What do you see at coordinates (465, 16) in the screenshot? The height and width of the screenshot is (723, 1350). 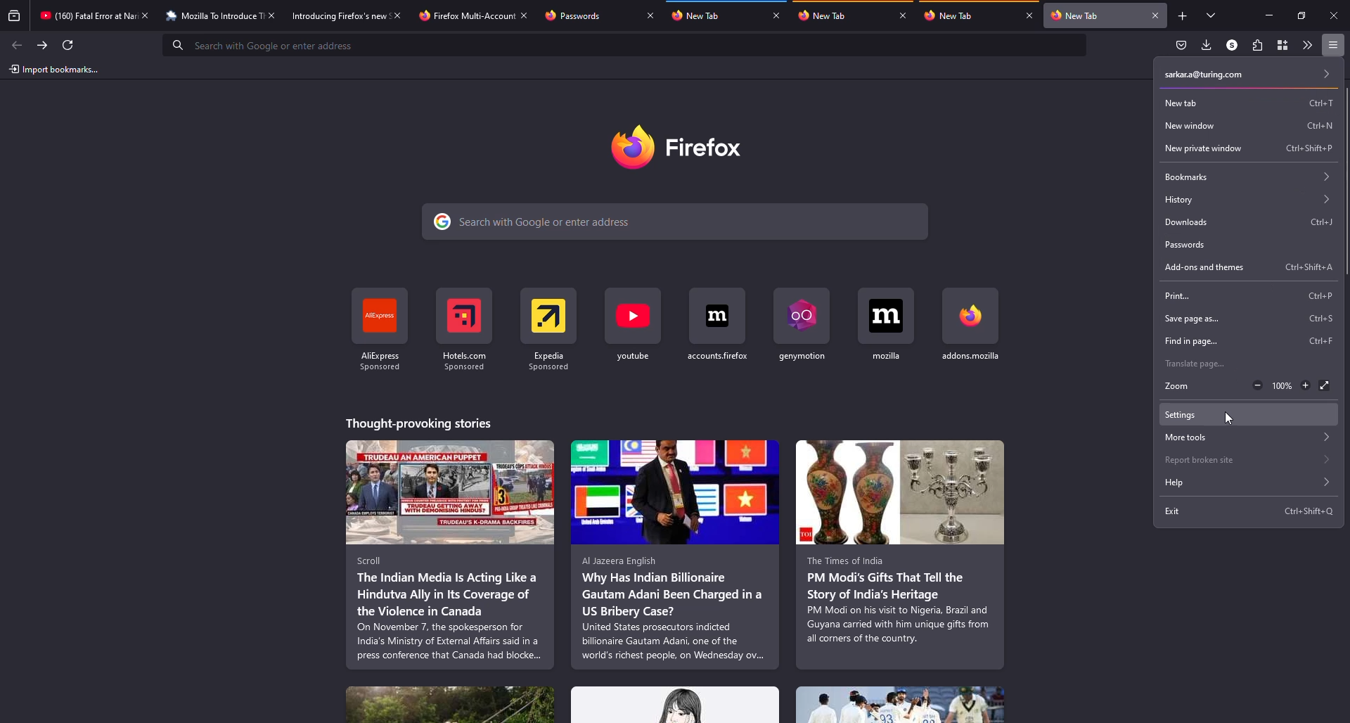 I see `tab` at bounding box center [465, 16].